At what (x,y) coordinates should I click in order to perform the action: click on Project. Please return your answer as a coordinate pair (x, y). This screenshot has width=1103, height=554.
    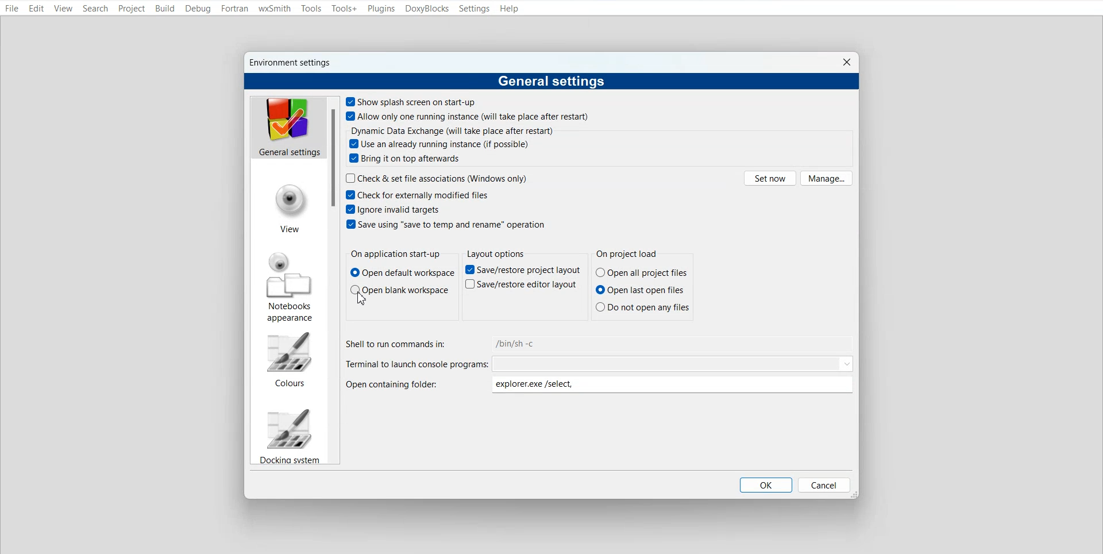
    Looking at the image, I should click on (132, 9).